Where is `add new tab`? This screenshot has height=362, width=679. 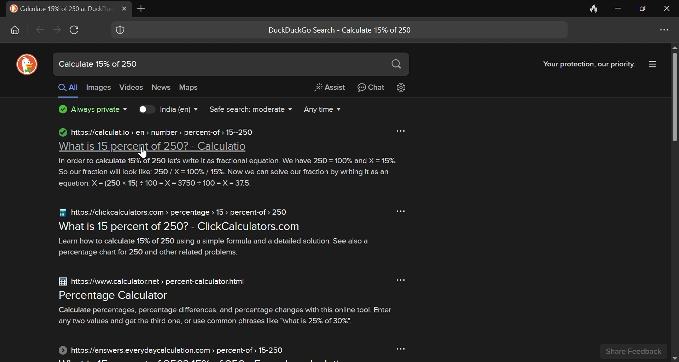
add new tab is located at coordinates (141, 8).